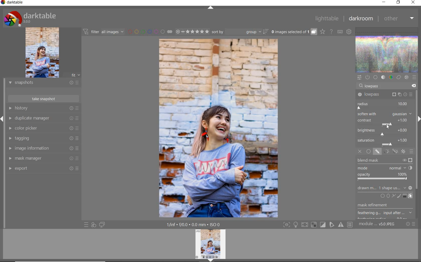 This screenshot has height=262, width=421. I want to click on module..v50JPEG, so click(378, 224).